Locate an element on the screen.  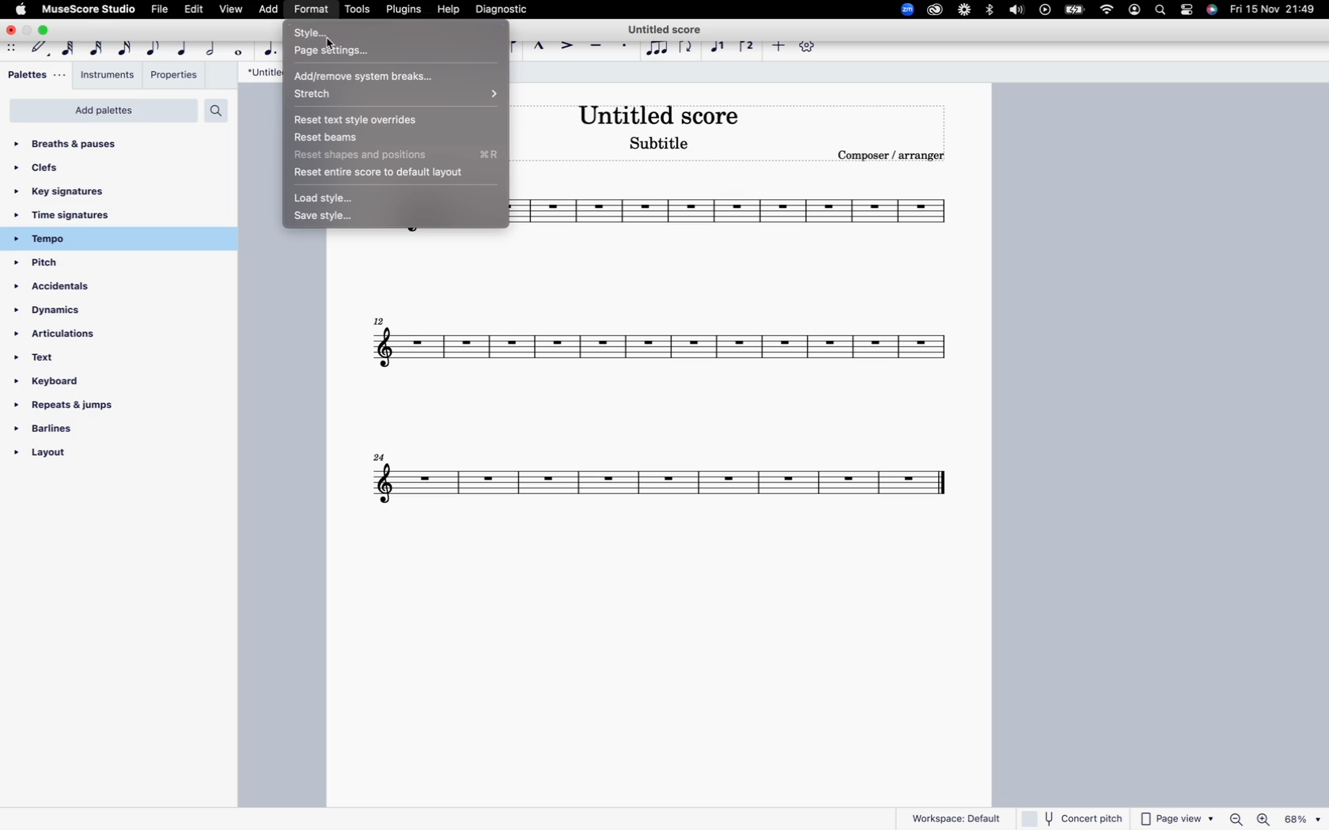
view is located at coordinates (230, 9).